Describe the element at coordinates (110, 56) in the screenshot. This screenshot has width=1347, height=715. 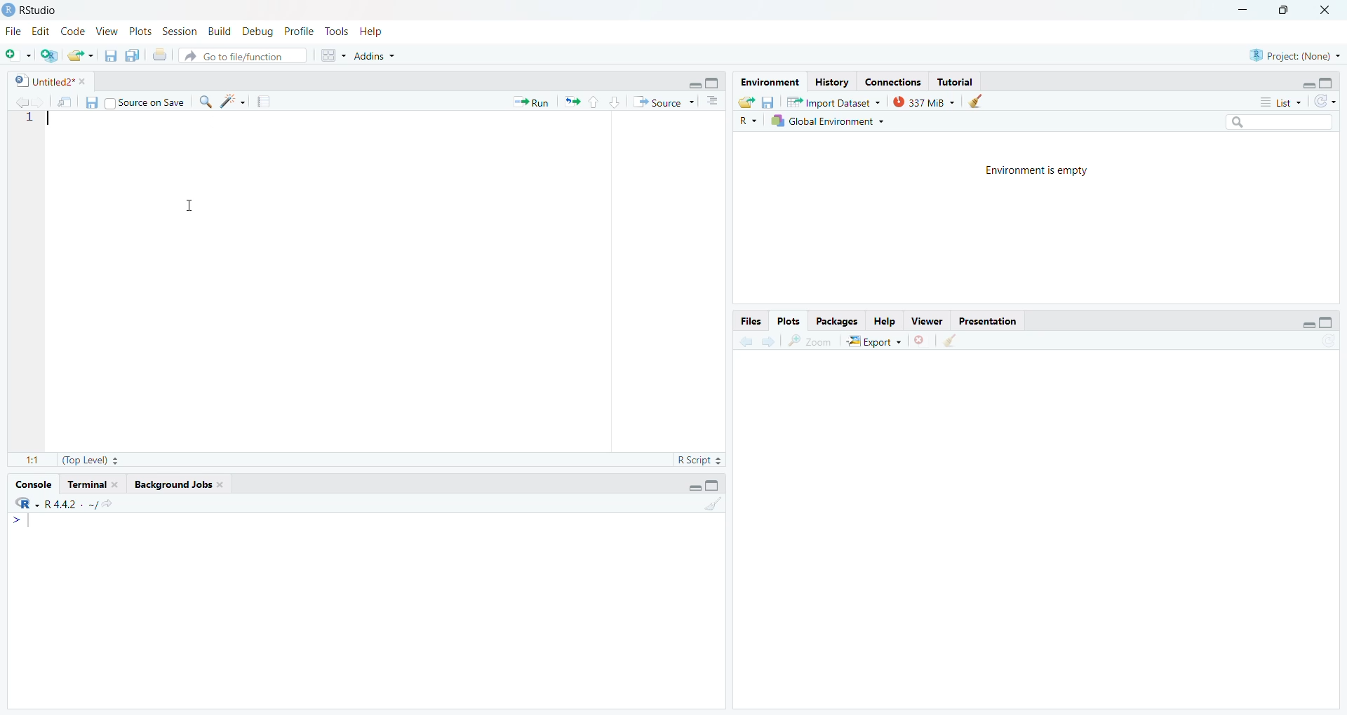
I see `save current document` at that location.